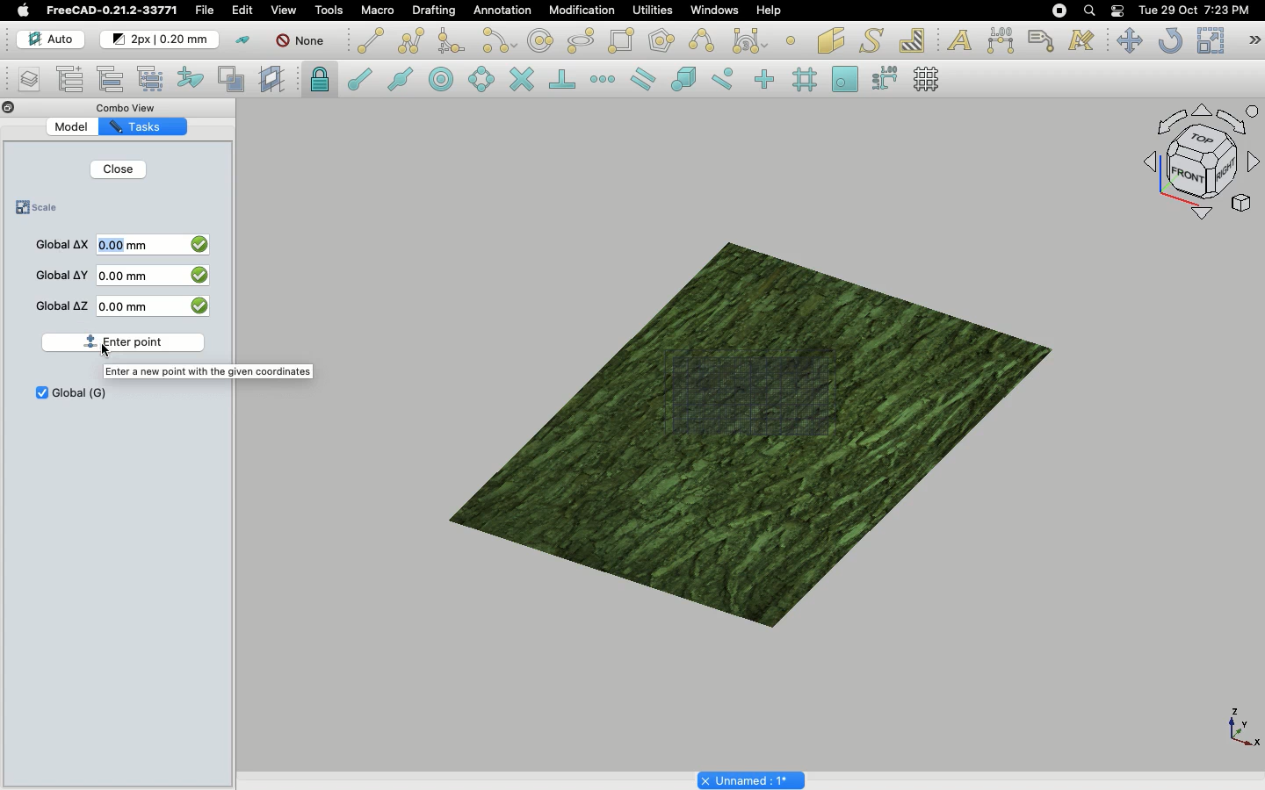 This screenshot has width=1265, height=790. I want to click on Snap grid, so click(806, 79).